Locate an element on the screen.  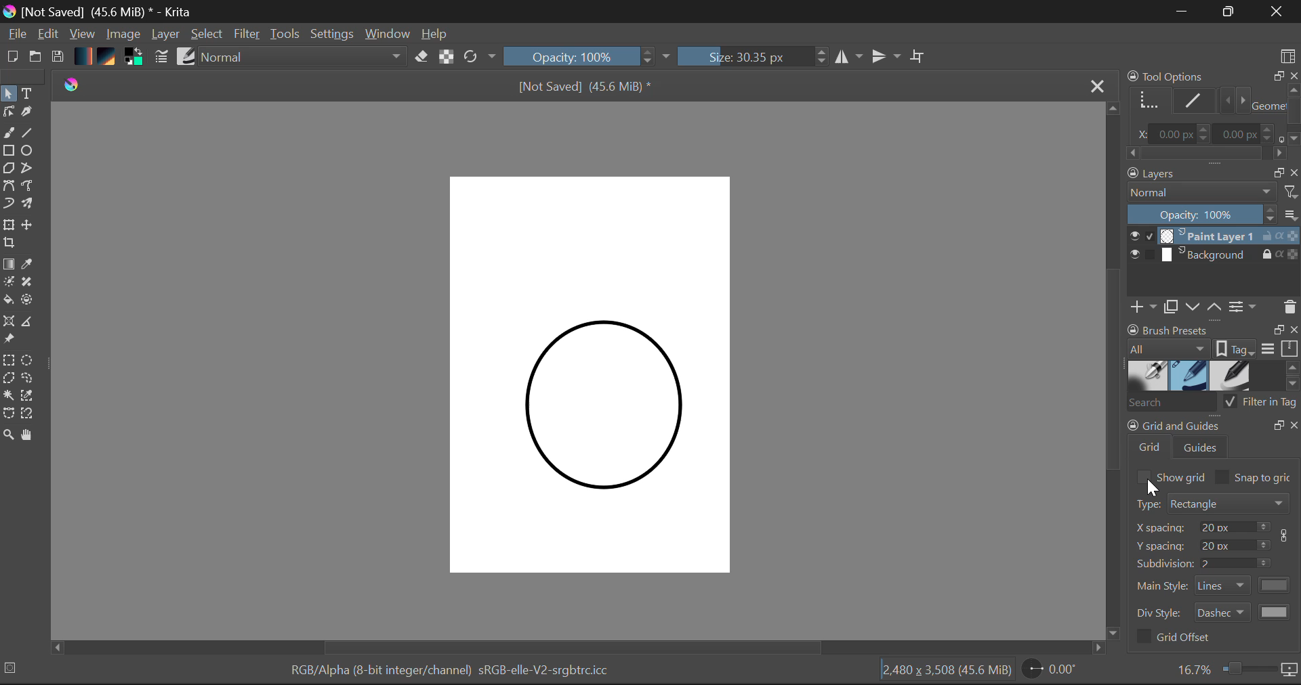
Dynamic Paintbrush is located at coordinates (8, 204).